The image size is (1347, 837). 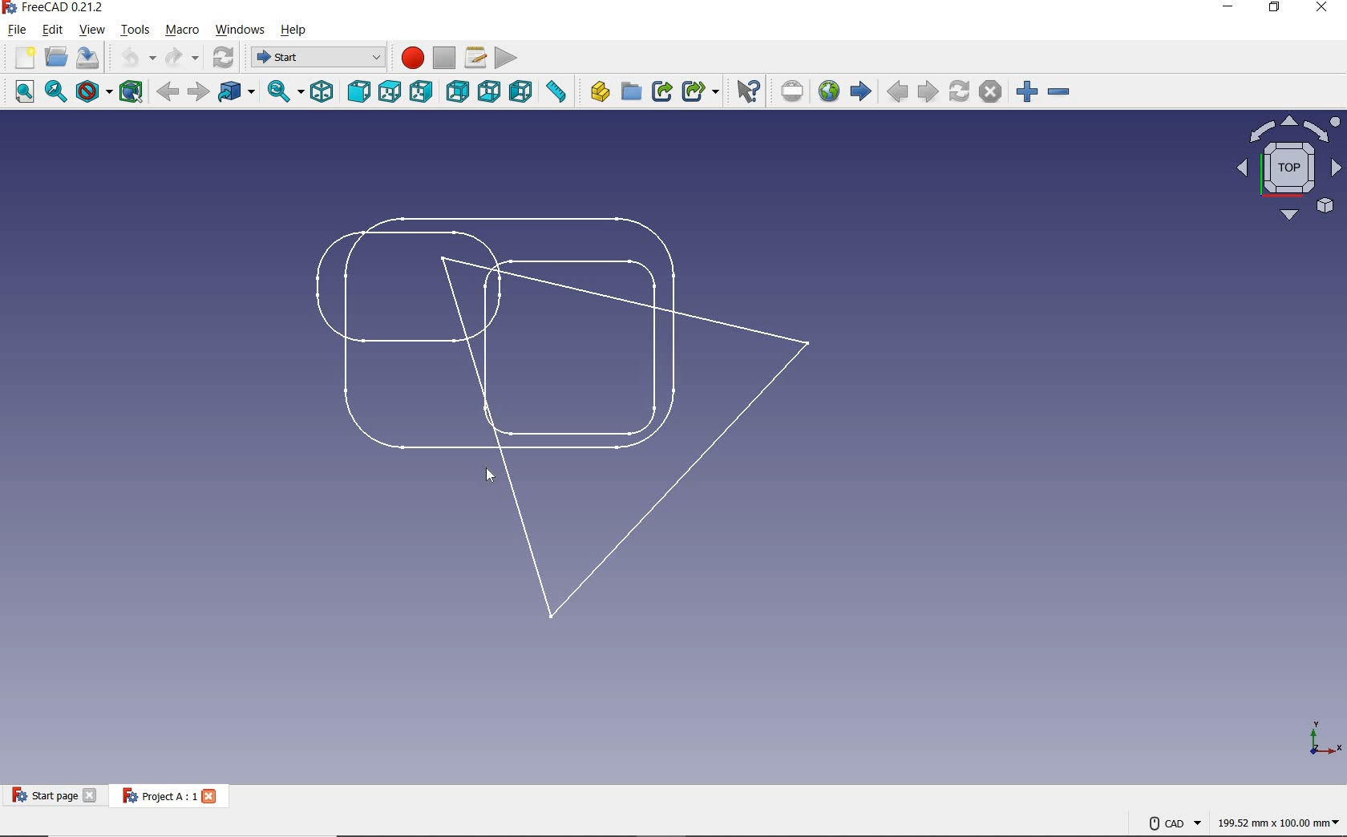 What do you see at coordinates (323, 91) in the screenshot?
I see `ISOMETRIC` at bounding box center [323, 91].